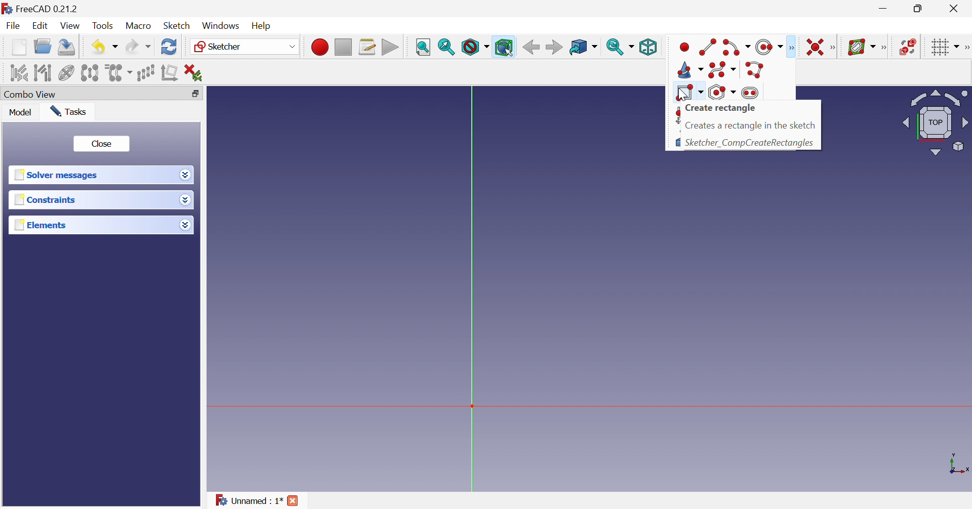  Describe the element at coordinates (193, 73) in the screenshot. I see `Delete all constraints` at that location.